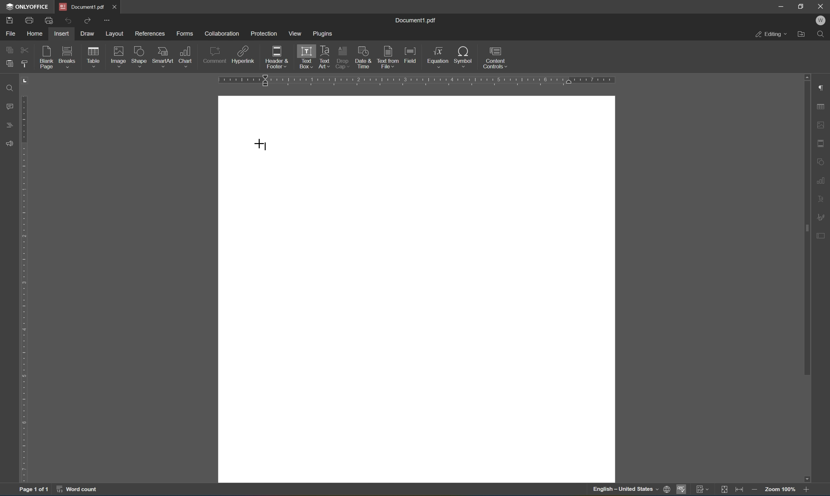 This screenshot has height=496, width=830. I want to click on text from file, so click(389, 57).